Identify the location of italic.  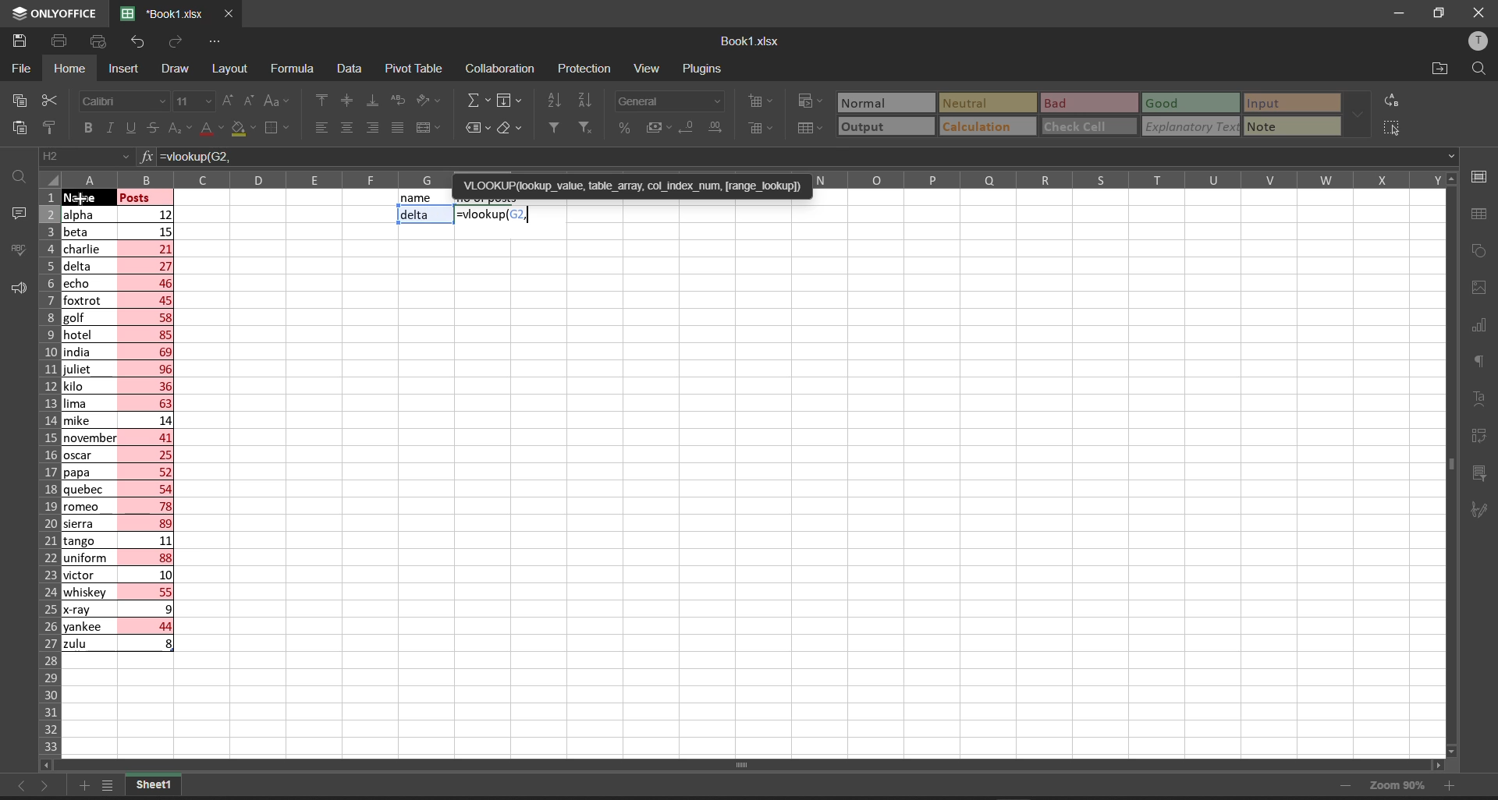
(108, 128).